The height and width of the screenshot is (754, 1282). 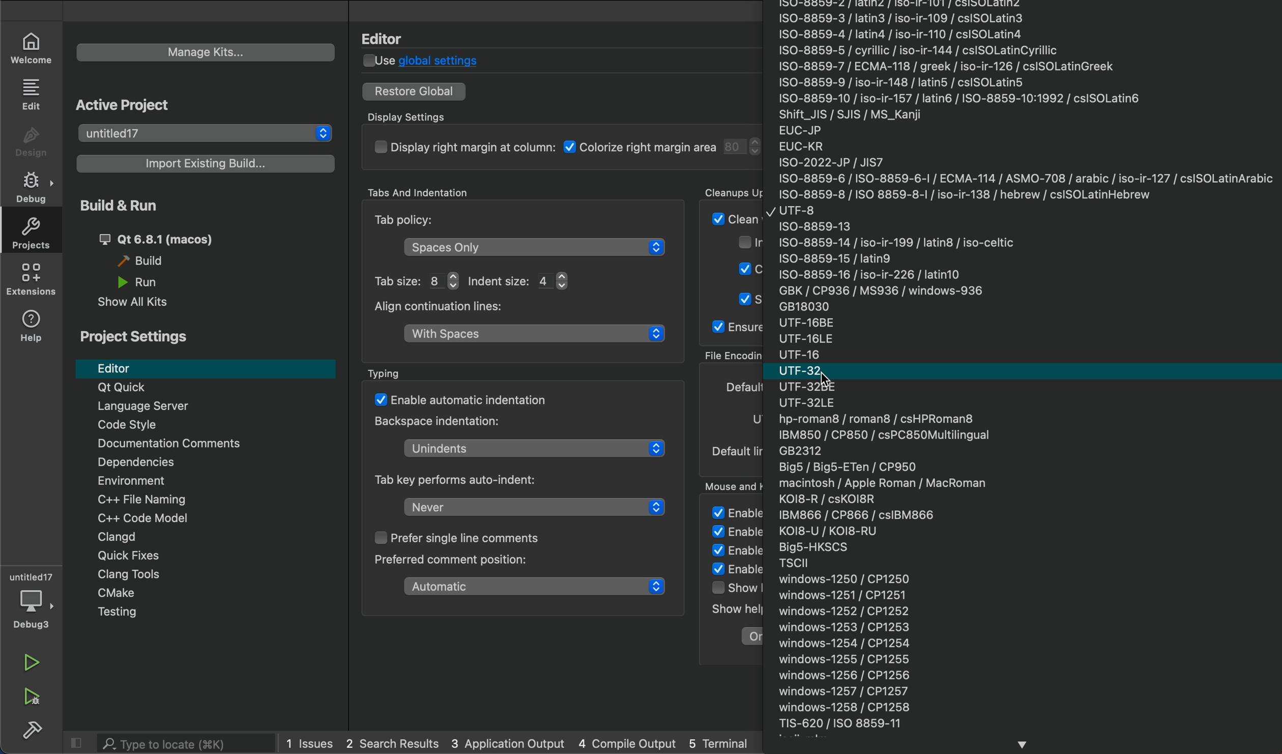 What do you see at coordinates (191, 576) in the screenshot?
I see `Clang Tools` at bounding box center [191, 576].